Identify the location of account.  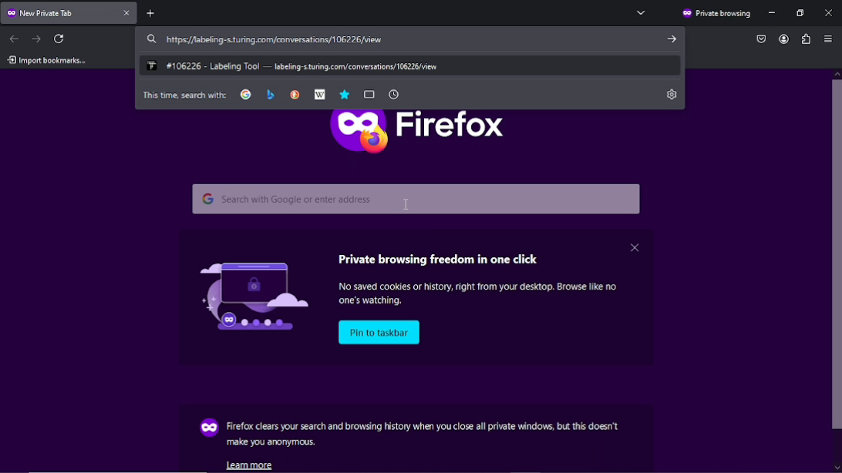
(782, 39).